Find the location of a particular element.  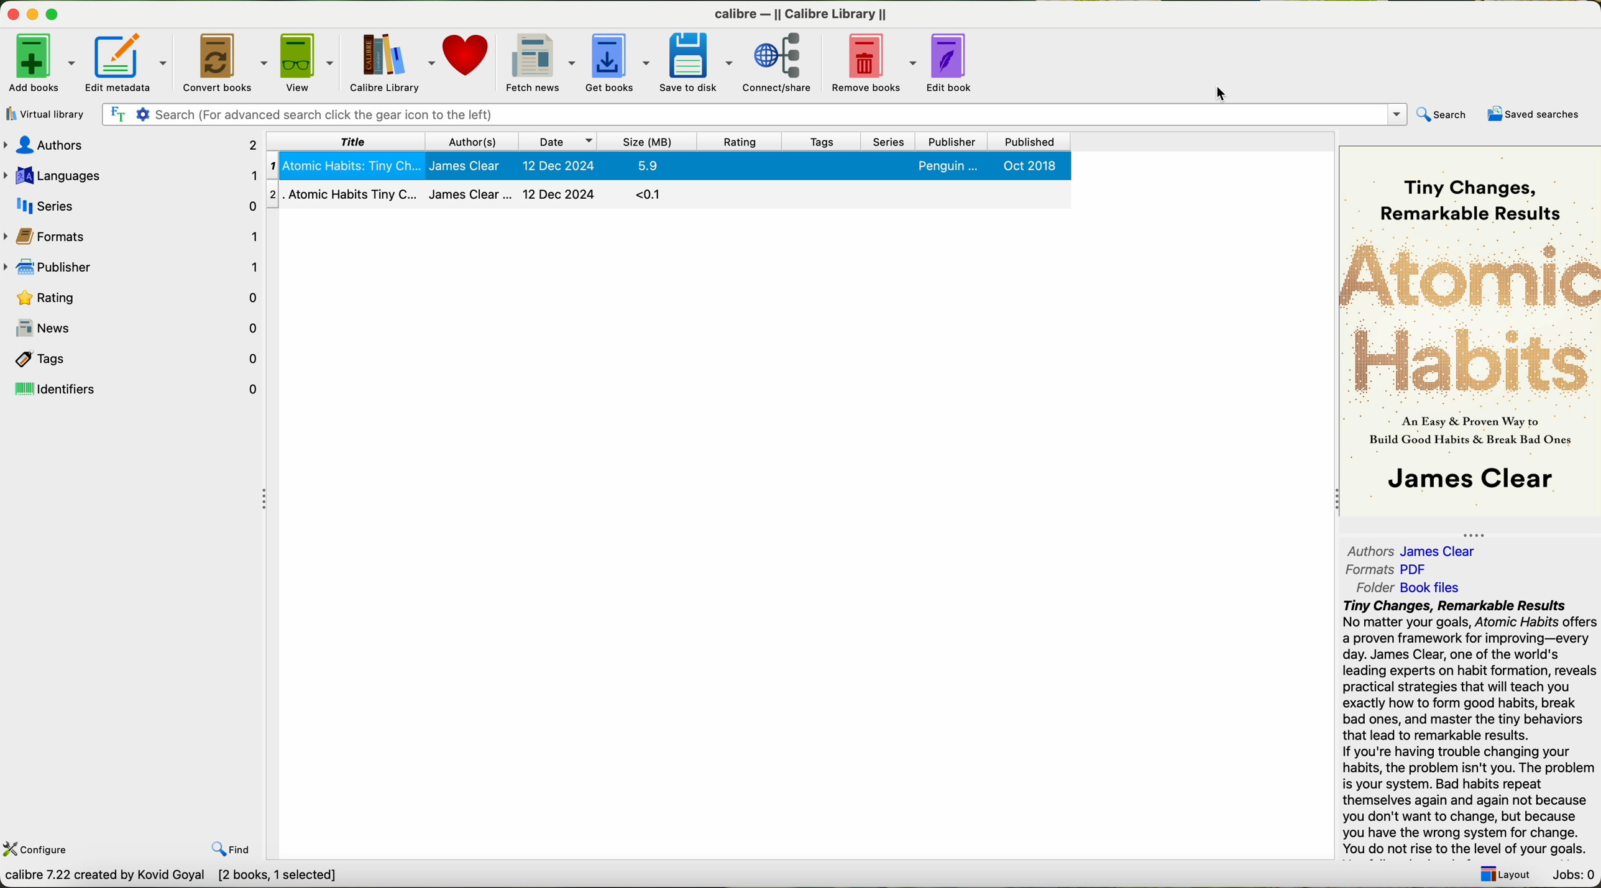

series is located at coordinates (883, 139).